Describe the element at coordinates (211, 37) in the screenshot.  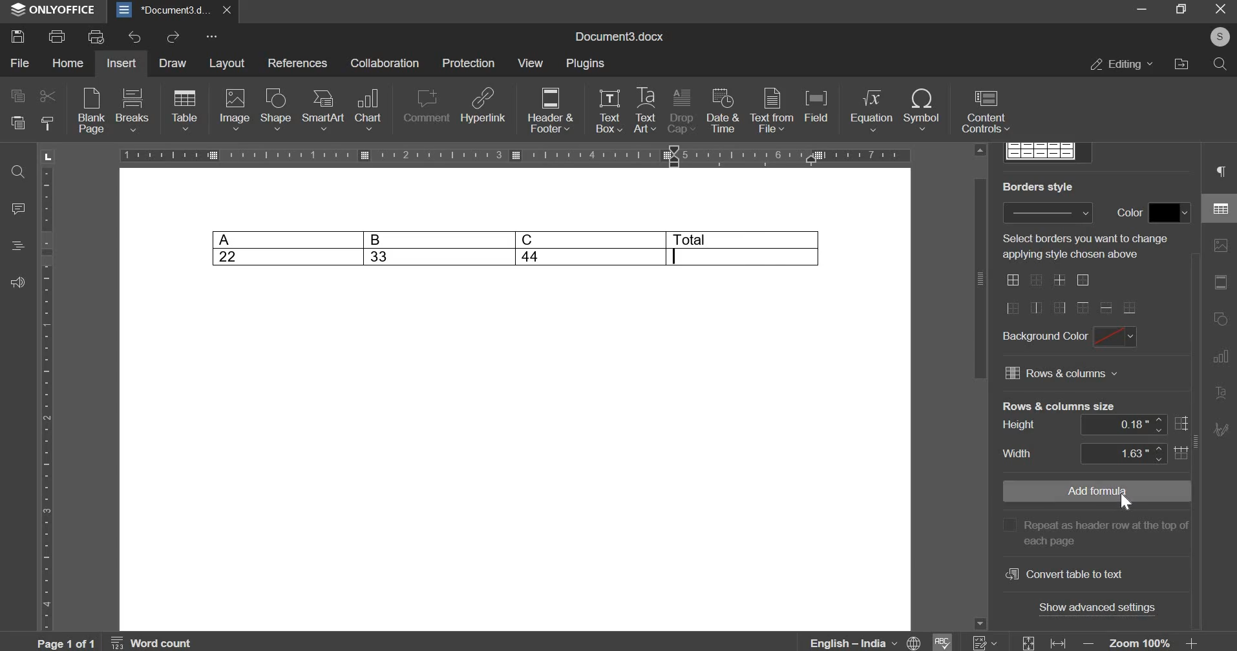
I see `customize quick access` at that location.